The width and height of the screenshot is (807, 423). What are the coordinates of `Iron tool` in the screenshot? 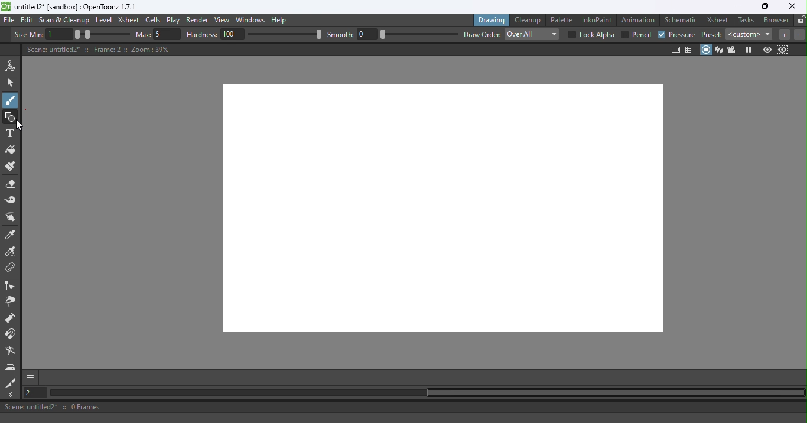 It's located at (12, 367).